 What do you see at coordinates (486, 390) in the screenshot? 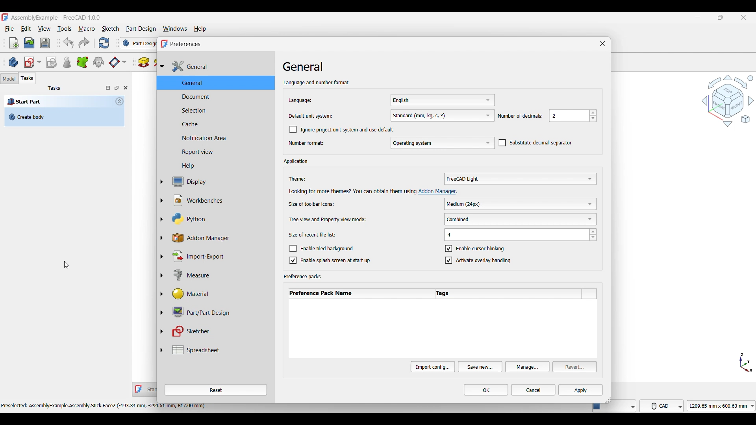
I see `OK` at bounding box center [486, 390].